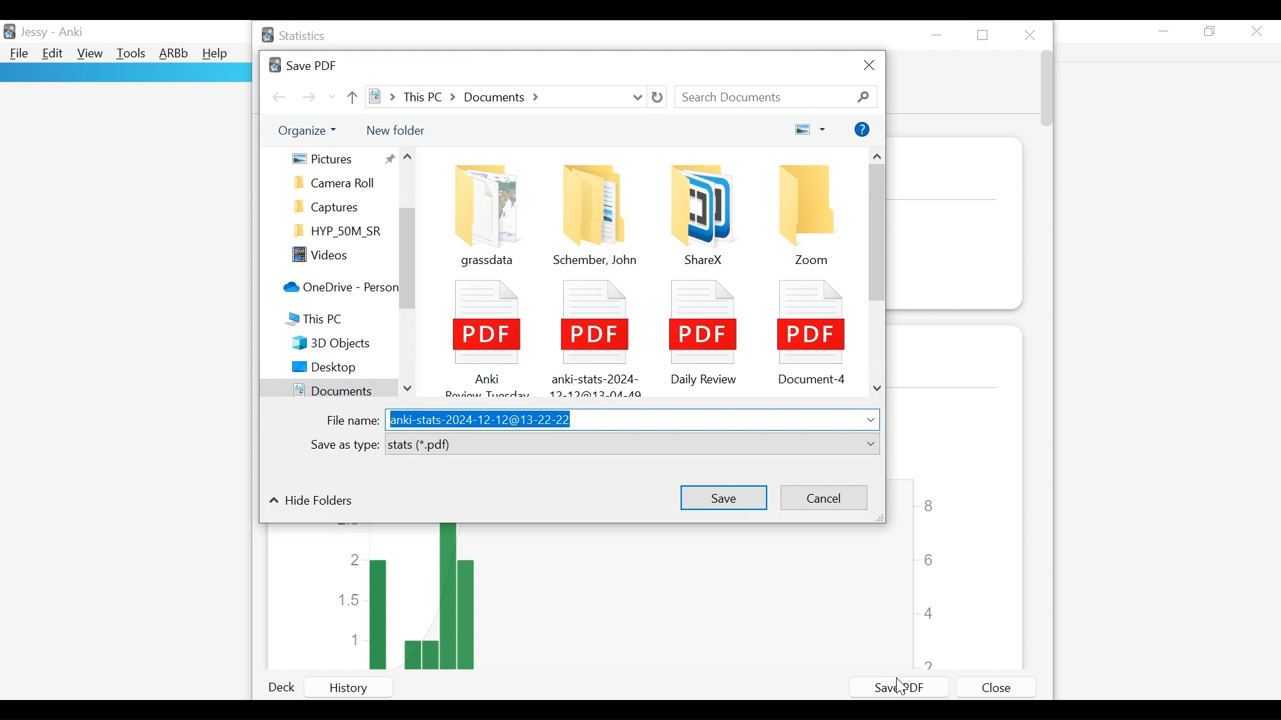  I want to click on Scroll up, so click(878, 157).